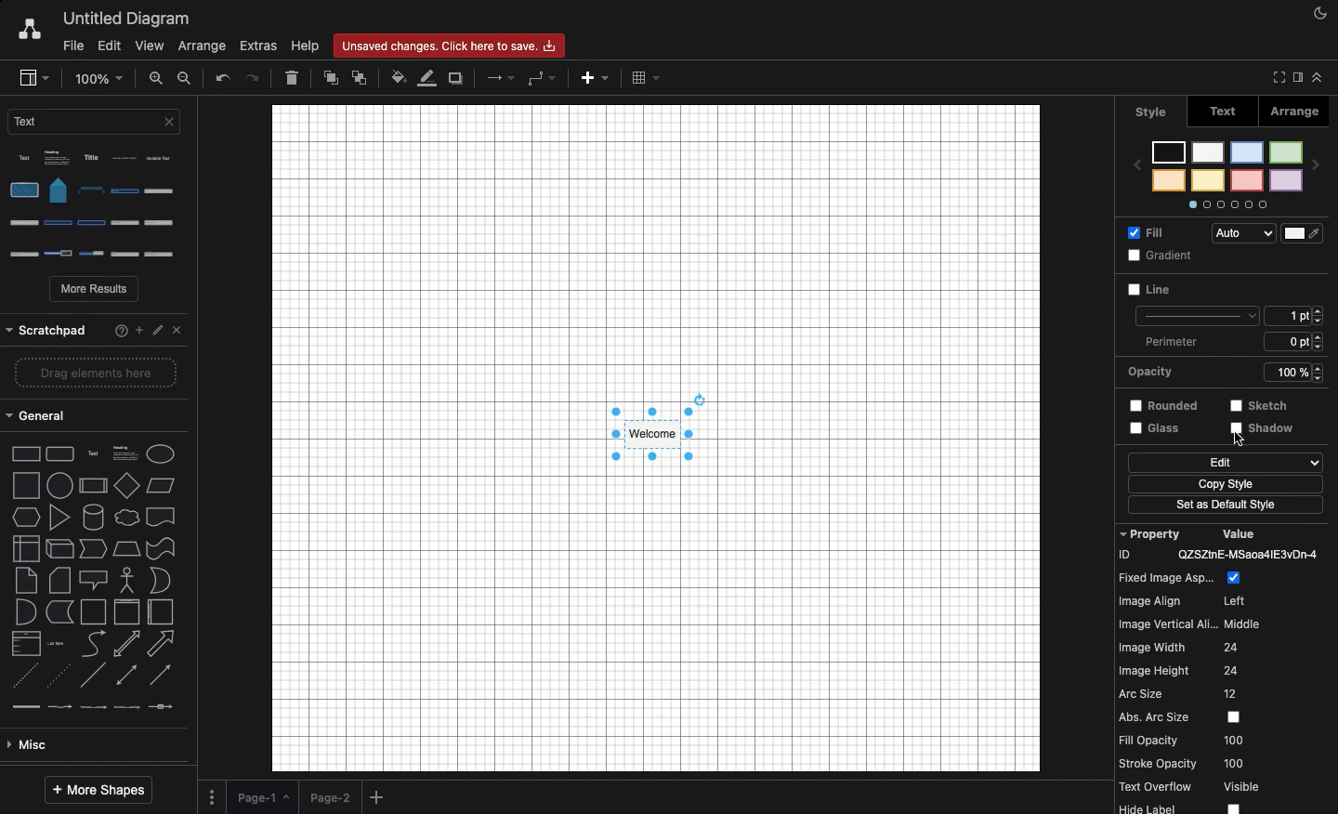 This screenshot has width=1338, height=814. Describe the element at coordinates (1156, 408) in the screenshot. I see `Glass` at that location.